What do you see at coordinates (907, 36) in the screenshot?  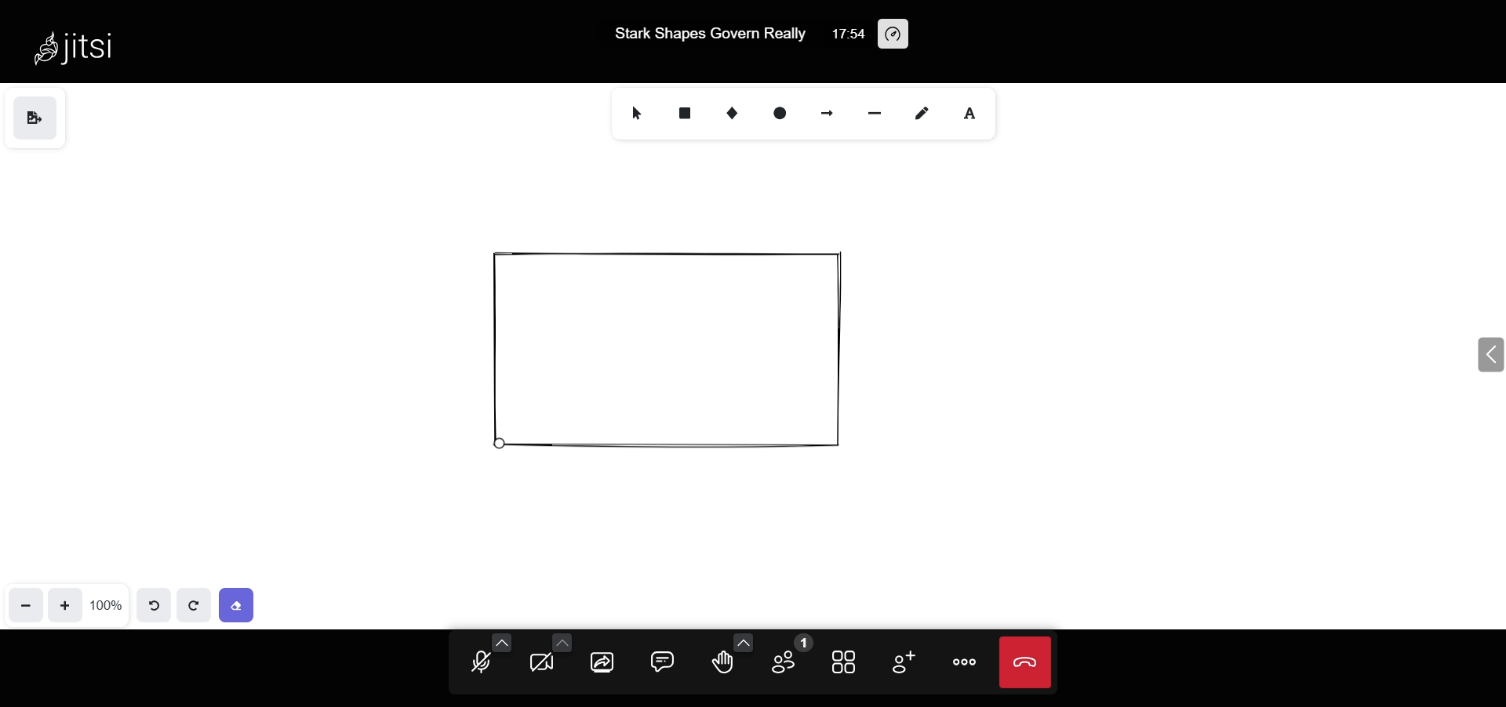 I see `performance setting` at bounding box center [907, 36].